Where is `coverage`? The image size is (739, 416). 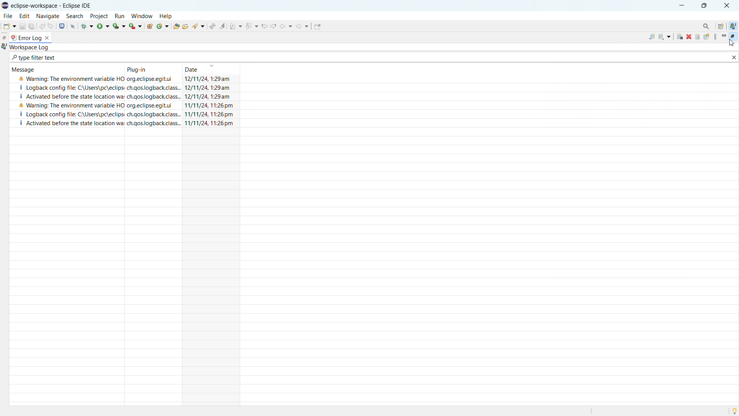
coverage is located at coordinates (119, 25).